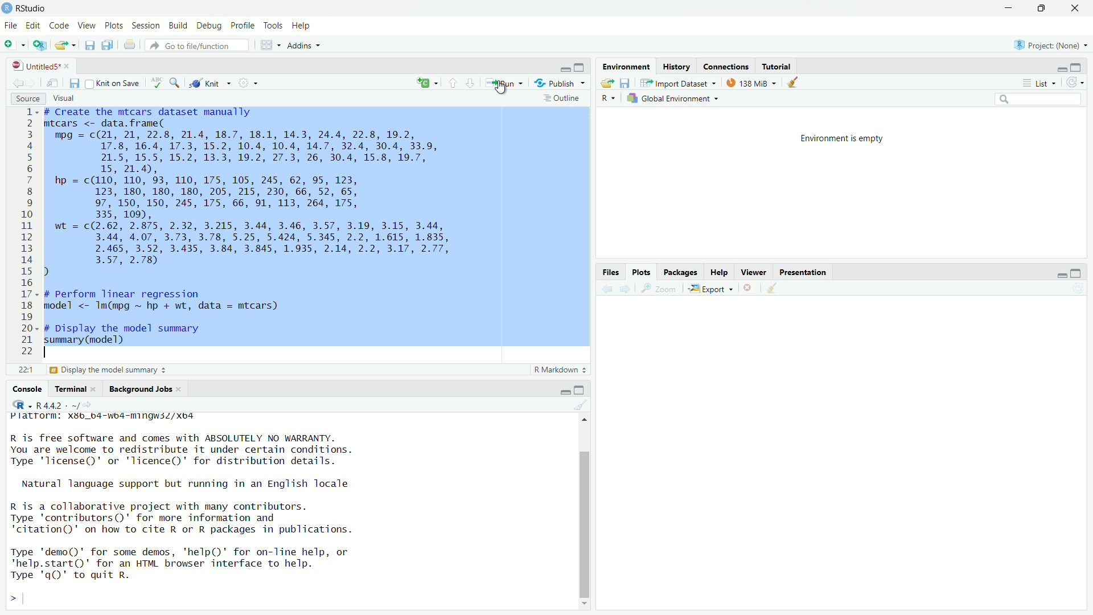  What do you see at coordinates (244, 25) in the screenshot?
I see `profile` at bounding box center [244, 25].